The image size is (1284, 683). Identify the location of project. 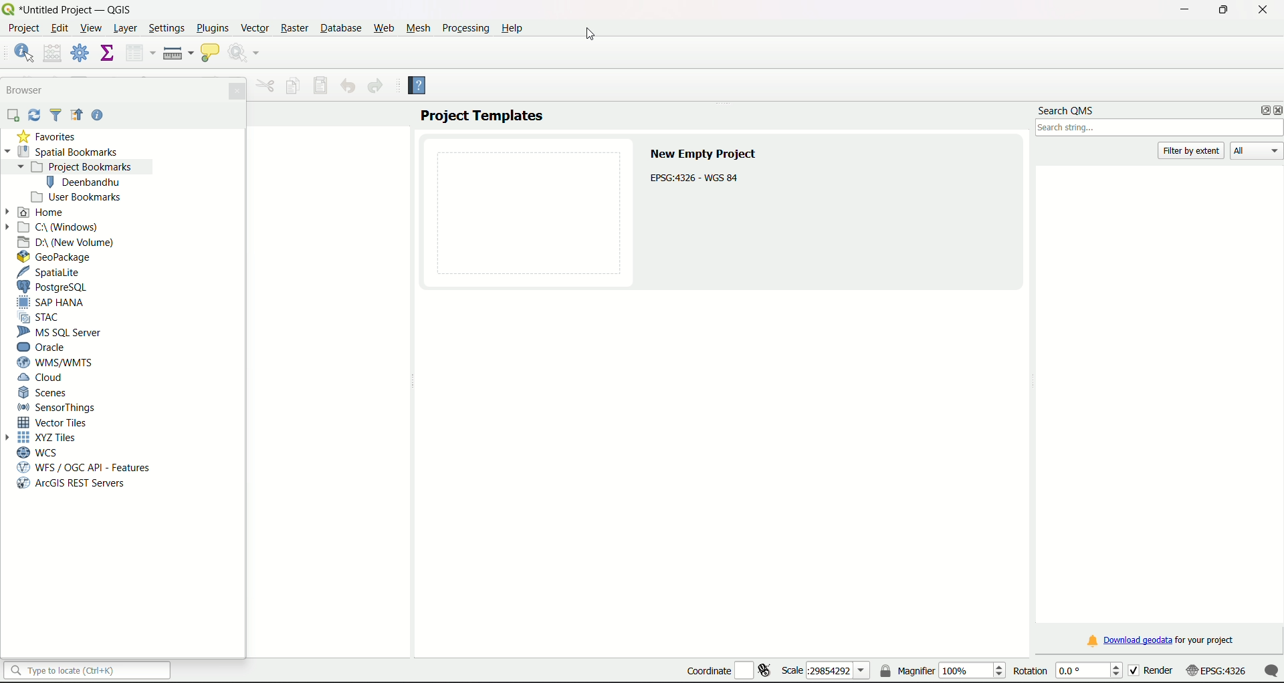
(25, 29).